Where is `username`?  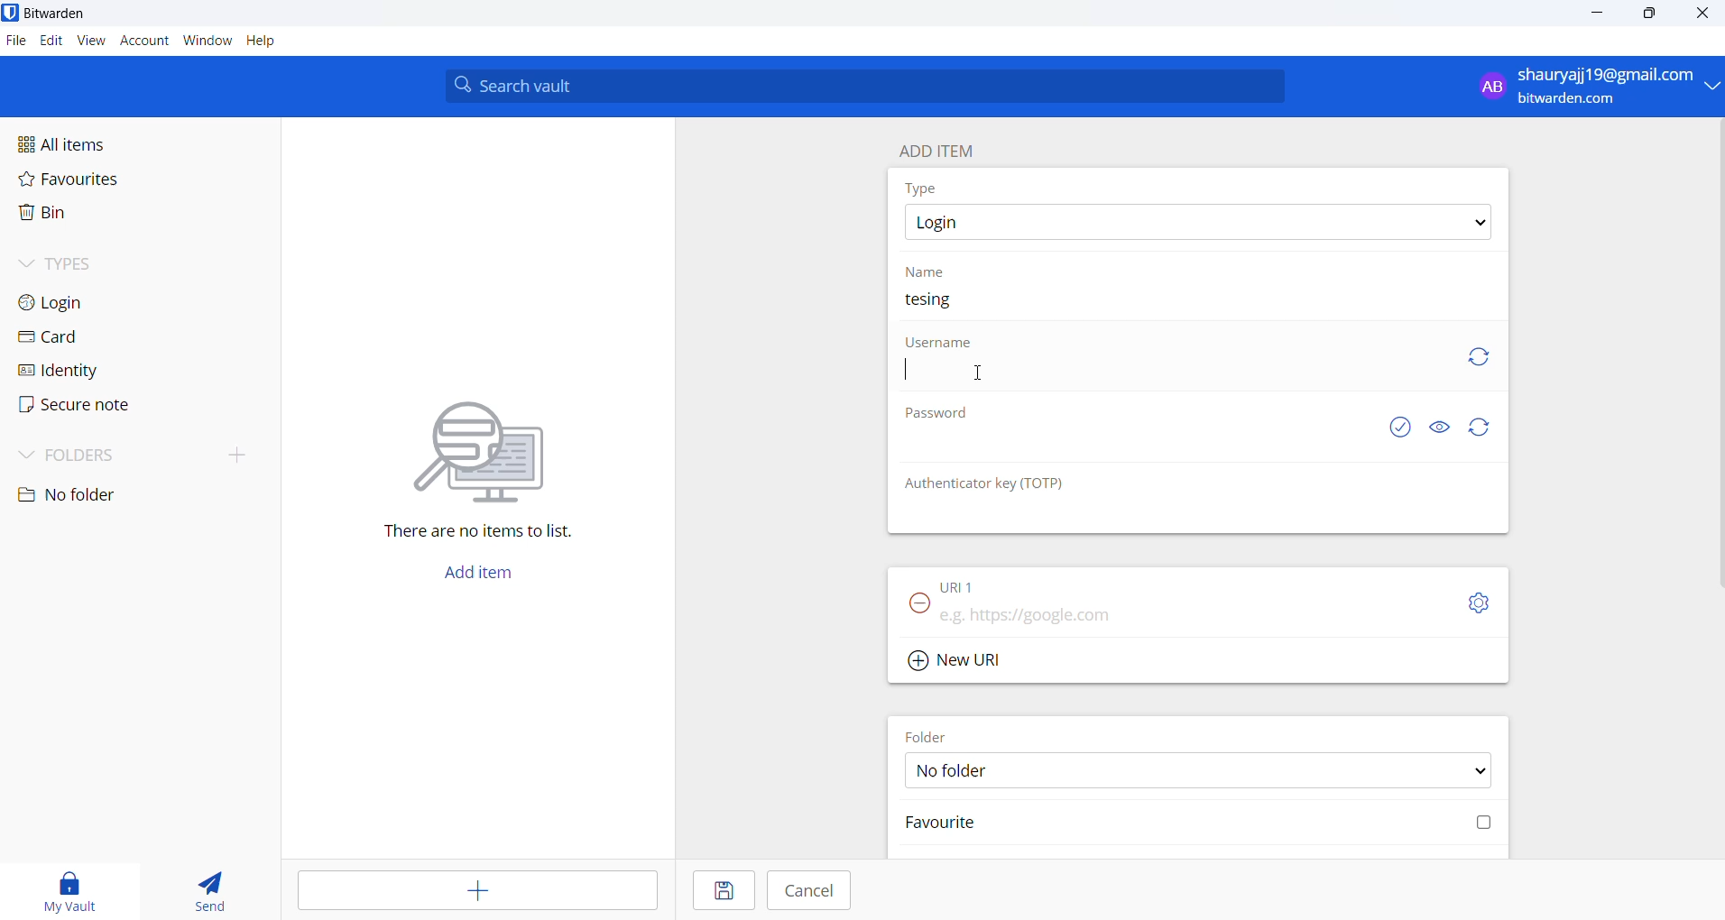
username is located at coordinates (940, 344).